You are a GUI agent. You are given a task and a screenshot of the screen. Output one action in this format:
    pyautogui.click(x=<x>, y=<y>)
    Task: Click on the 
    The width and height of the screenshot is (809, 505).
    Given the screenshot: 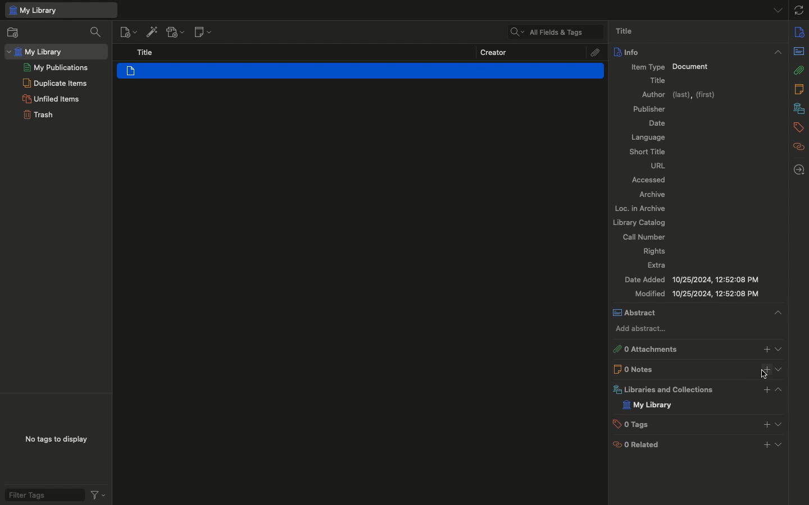 What is the action you would take?
    pyautogui.click(x=765, y=391)
    